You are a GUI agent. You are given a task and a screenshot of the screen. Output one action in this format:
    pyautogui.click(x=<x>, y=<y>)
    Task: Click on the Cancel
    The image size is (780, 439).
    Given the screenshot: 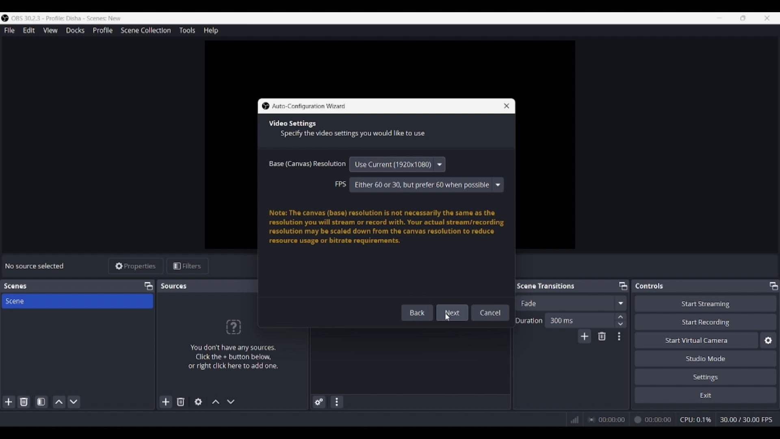 What is the action you would take?
    pyautogui.click(x=487, y=313)
    